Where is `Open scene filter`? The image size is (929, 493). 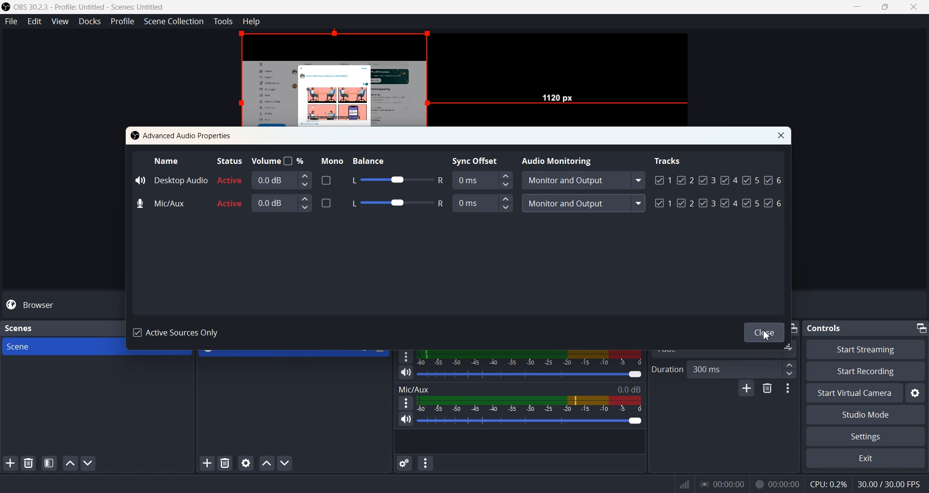 Open scene filter is located at coordinates (49, 464).